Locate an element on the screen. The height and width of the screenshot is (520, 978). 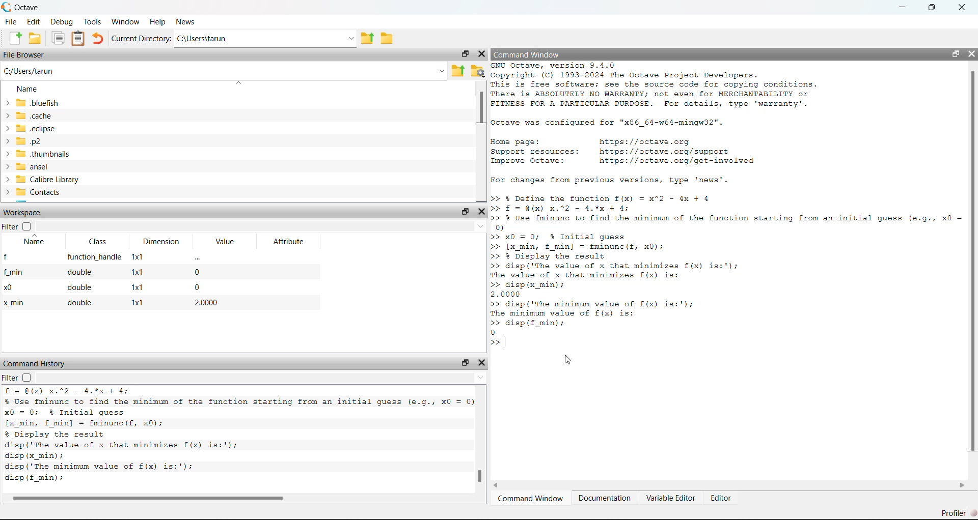
Right is located at coordinates (962, 484).